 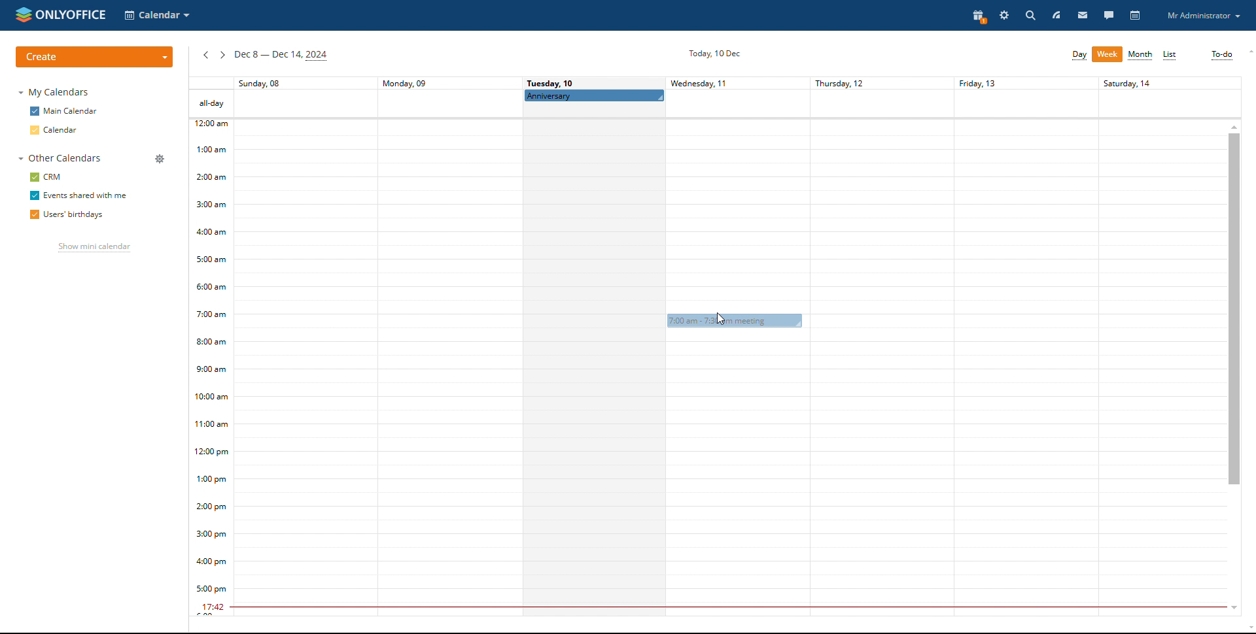 What do you see at coordinates (980, 17) in the screenshot?
I see `present` at bounding box center [980, 17].